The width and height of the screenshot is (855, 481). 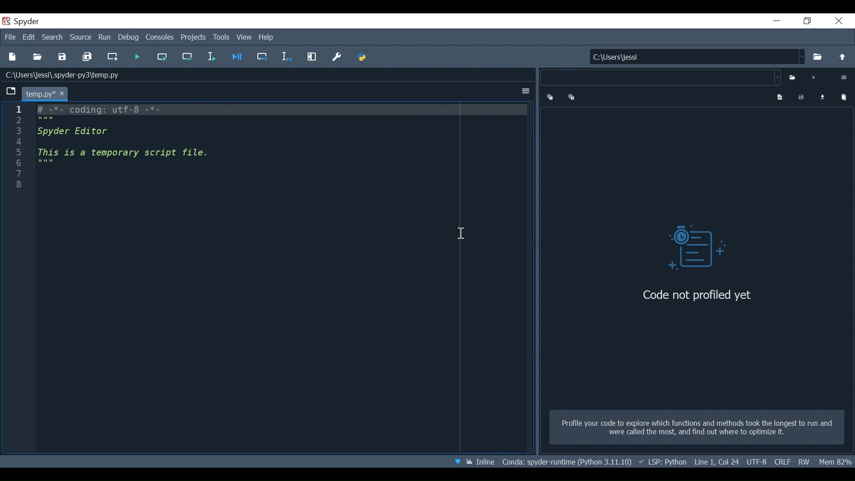 I want to click on Save All current file, so click(x=87, y=58).